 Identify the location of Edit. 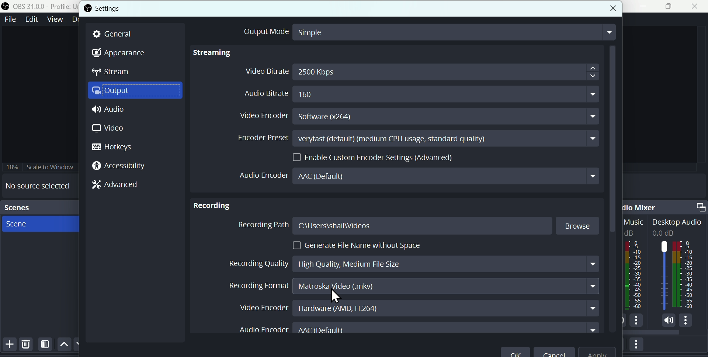
(31, 20).